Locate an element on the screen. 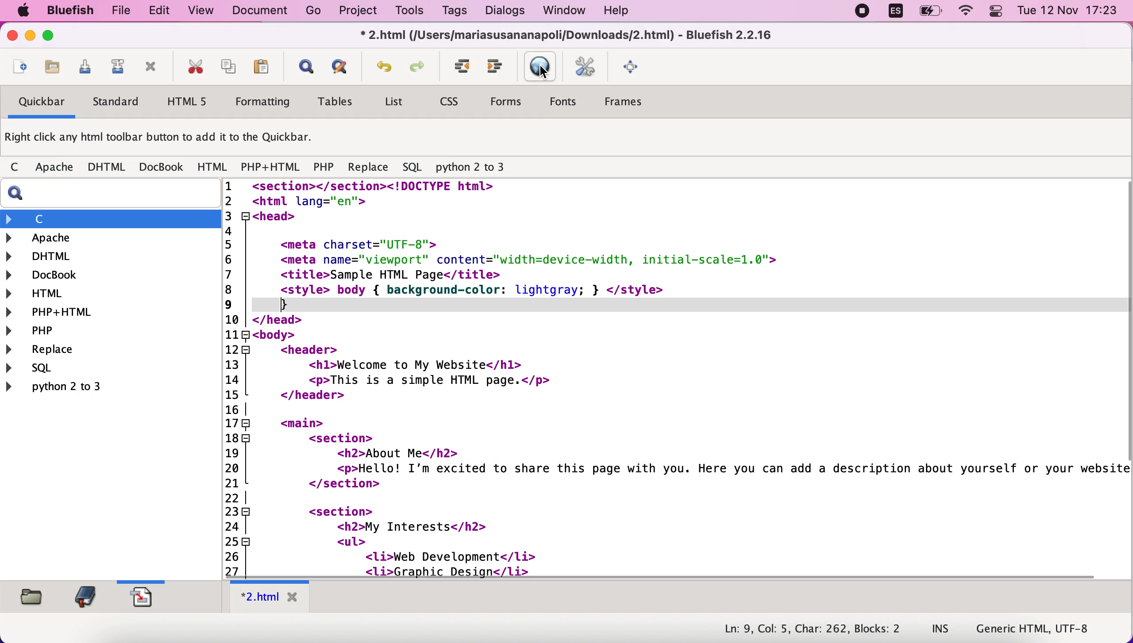 This screenshot has width=1133, height=643. cut is located at coordinates (197, 67).